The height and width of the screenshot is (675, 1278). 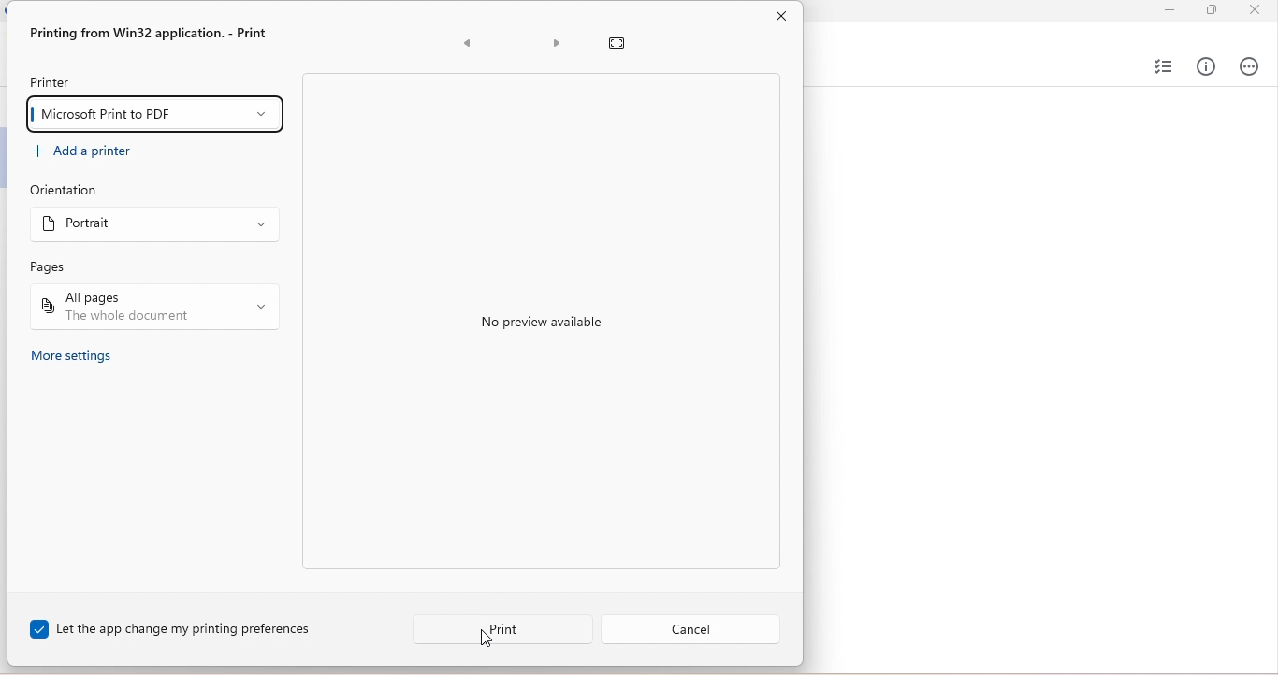 What do you see at coordinates (1210, 8) in the screenshot?
I see `maximize` at bounding box center [1210, 8].